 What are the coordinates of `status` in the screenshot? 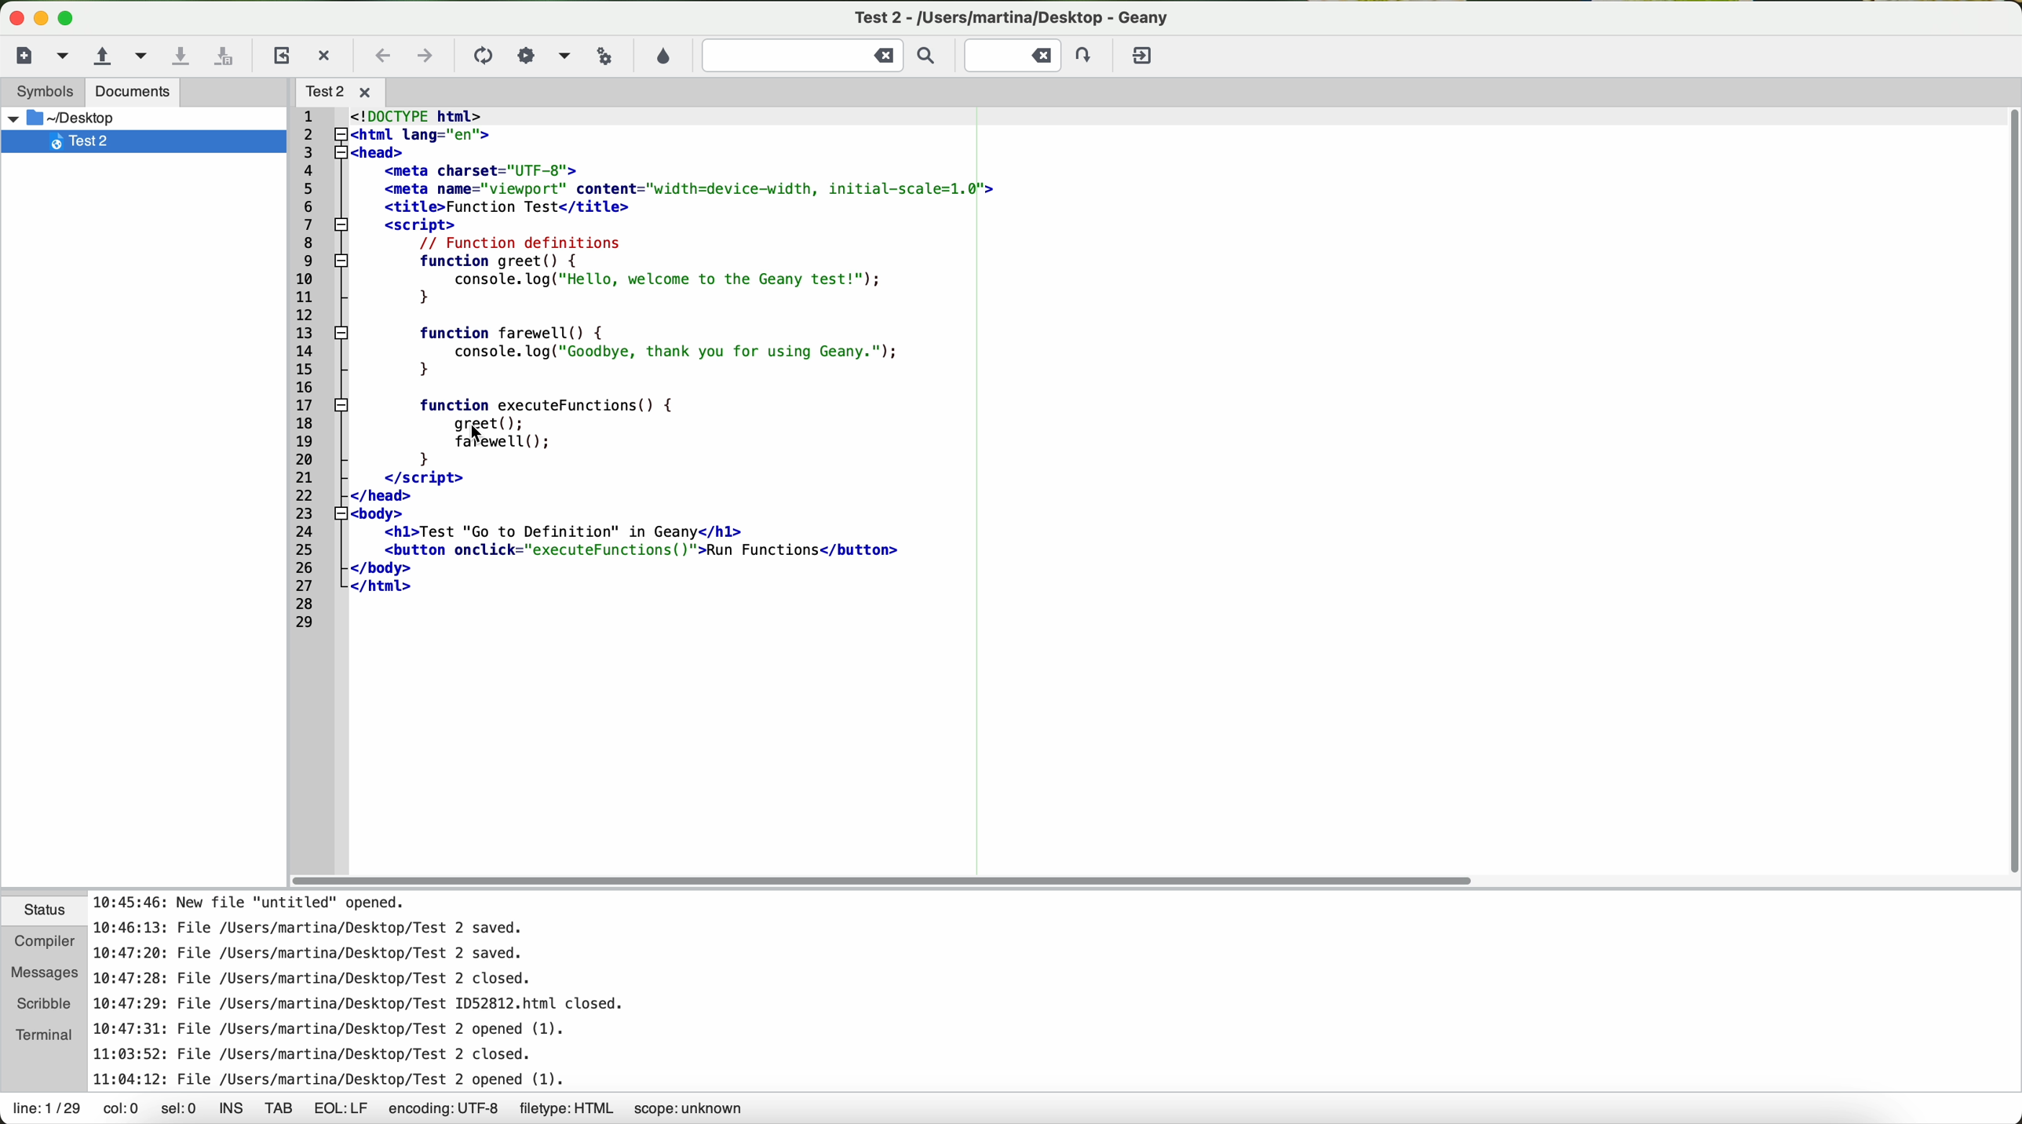 It's located at (42, 912).